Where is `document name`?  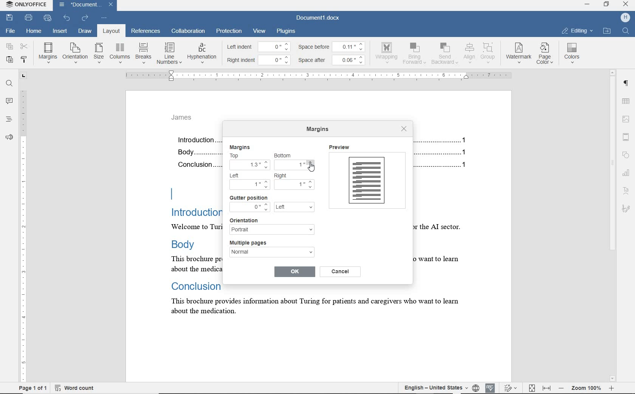
document name is located at coordinates (79, 5).